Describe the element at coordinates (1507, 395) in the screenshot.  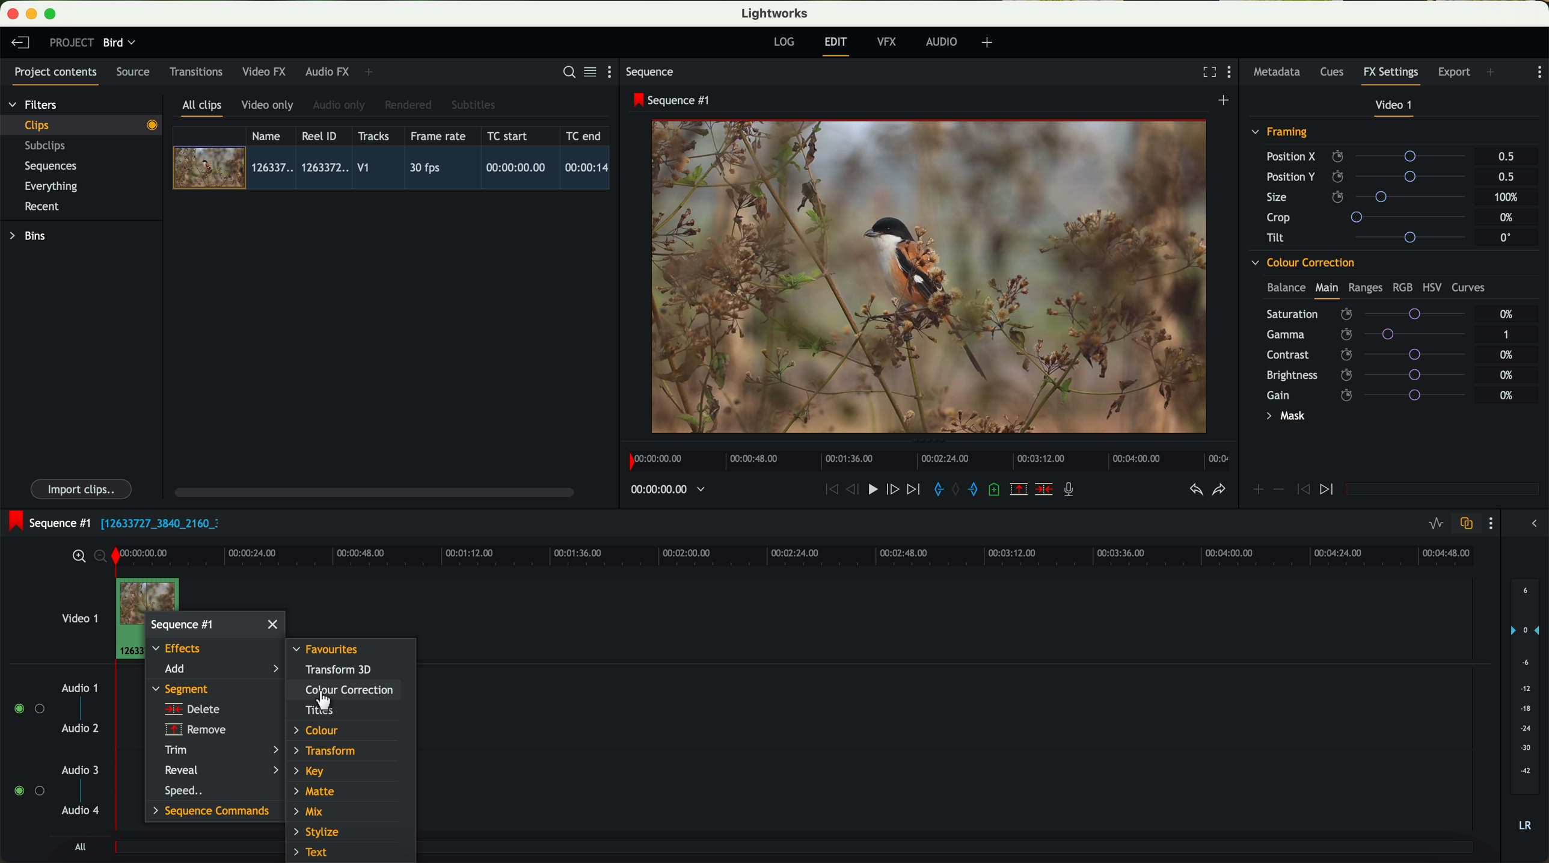
I see `0%` at that location.